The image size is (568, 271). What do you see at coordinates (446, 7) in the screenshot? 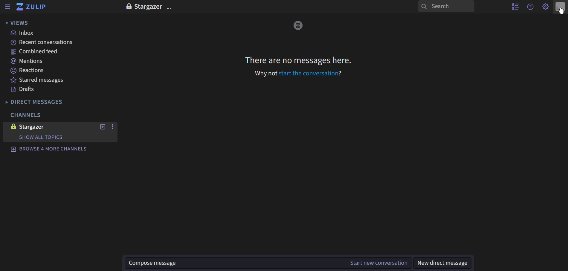
I see `search` at bounding box center [446, 7].